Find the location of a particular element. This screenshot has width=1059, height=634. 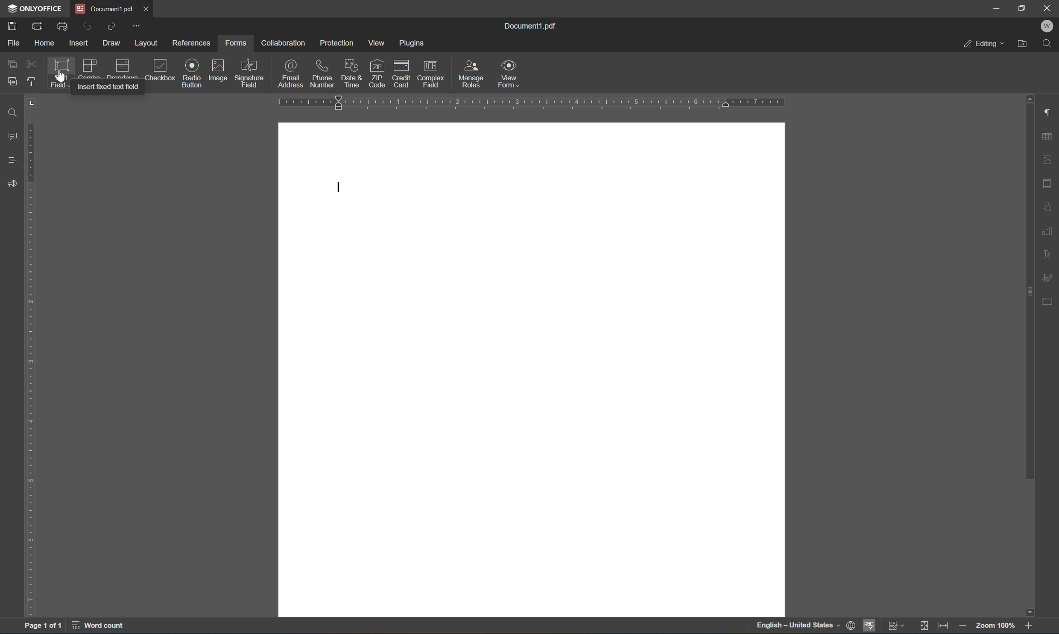

complex field is located at coordinates (431, 77).